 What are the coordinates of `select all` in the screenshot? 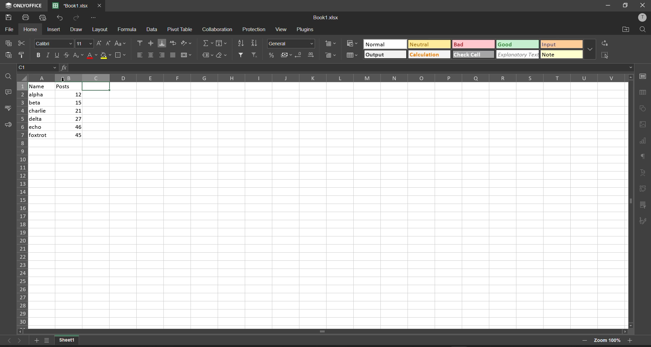 It's located at (606, 54).